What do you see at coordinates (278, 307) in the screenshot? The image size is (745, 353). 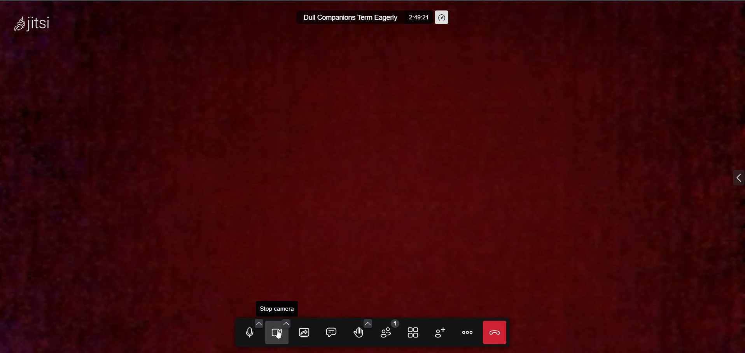 I see `stop camera` at bounding box center [278, 307].